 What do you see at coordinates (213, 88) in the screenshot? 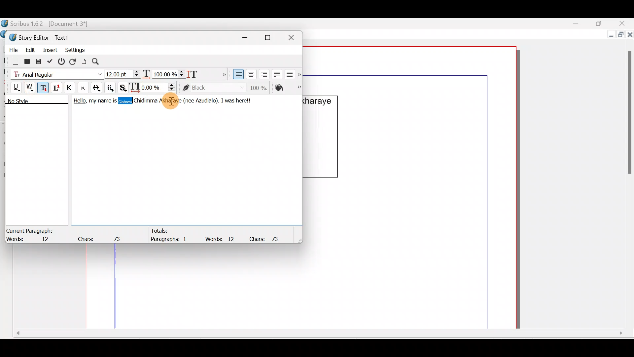
I see `color of text stroke` at bounding box center [213, 88].